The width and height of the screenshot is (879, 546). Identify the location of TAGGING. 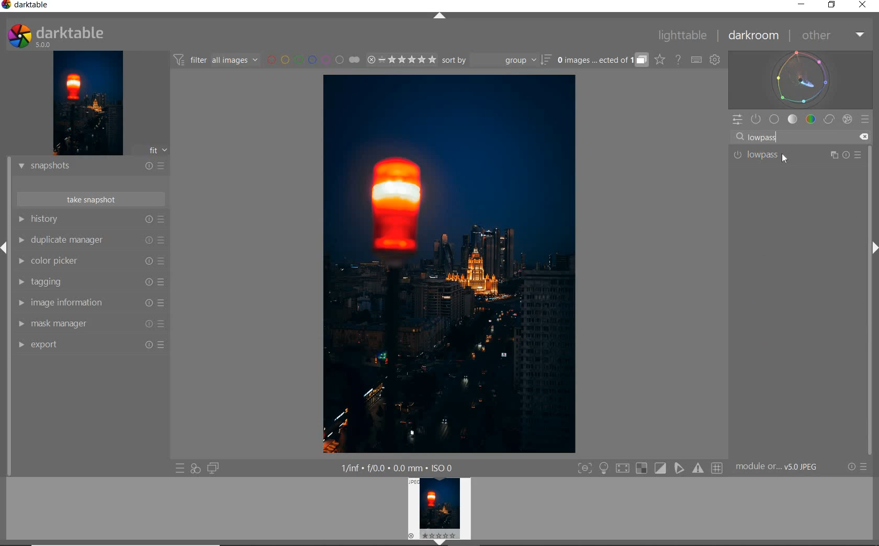
(72, 283).